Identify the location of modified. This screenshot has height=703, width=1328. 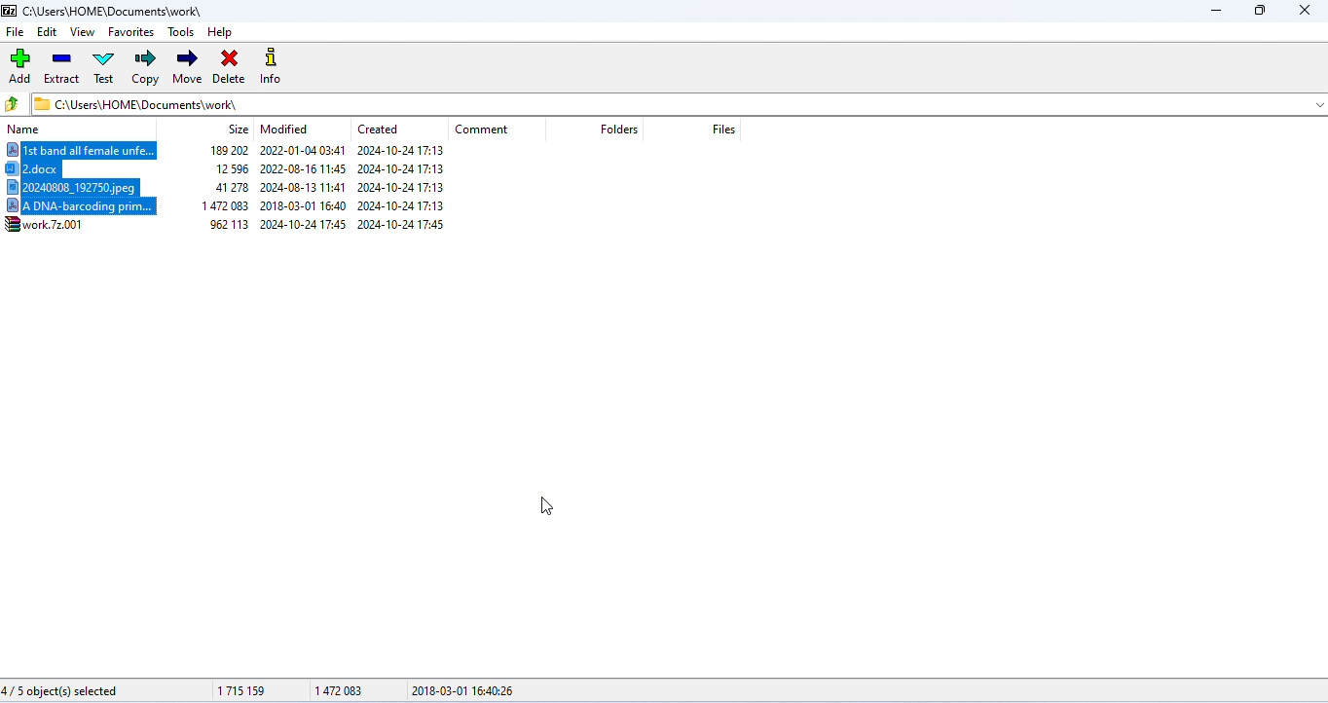
(285, 129).